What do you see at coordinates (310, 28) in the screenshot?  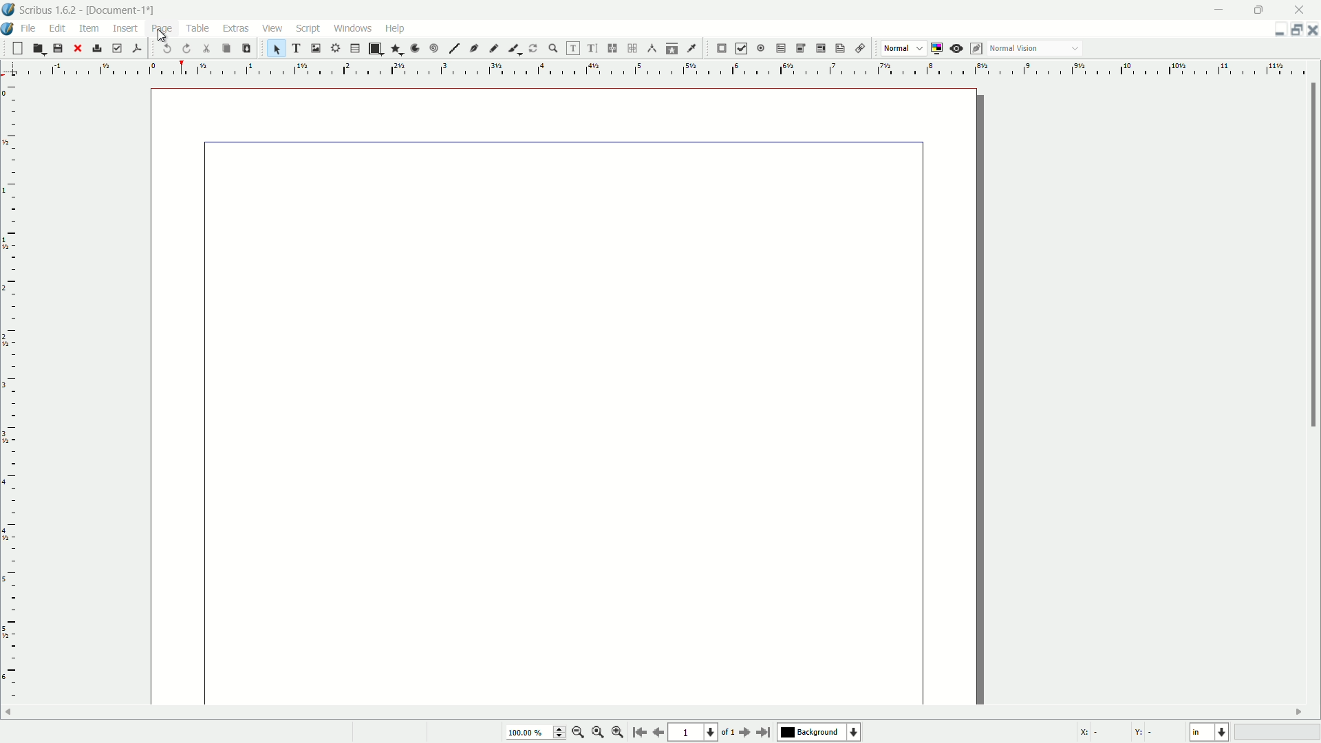 I see `script menu` at bounding box center [310, 28].